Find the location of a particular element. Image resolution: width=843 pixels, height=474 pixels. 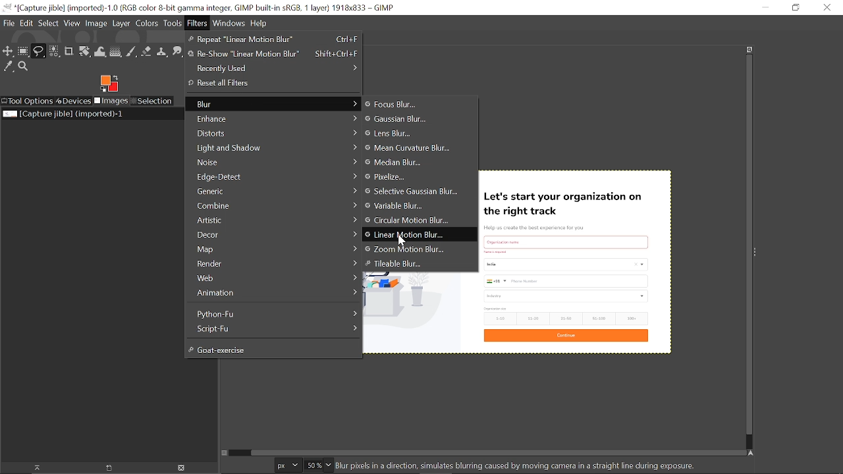

Reset all Filters is located at coordinates (264, 84).